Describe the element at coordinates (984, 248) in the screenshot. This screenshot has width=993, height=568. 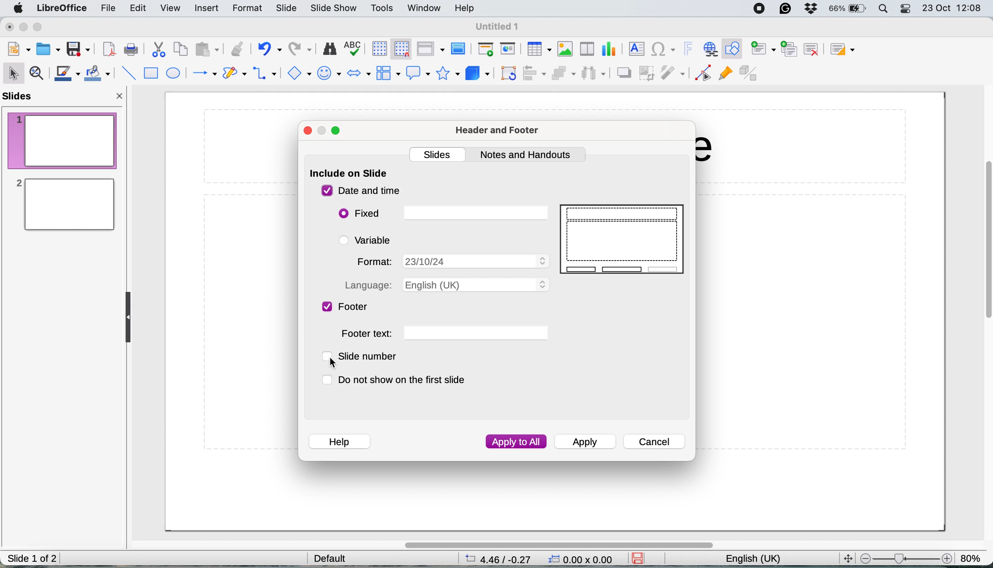
I see `vertical scroll bar` at that location.